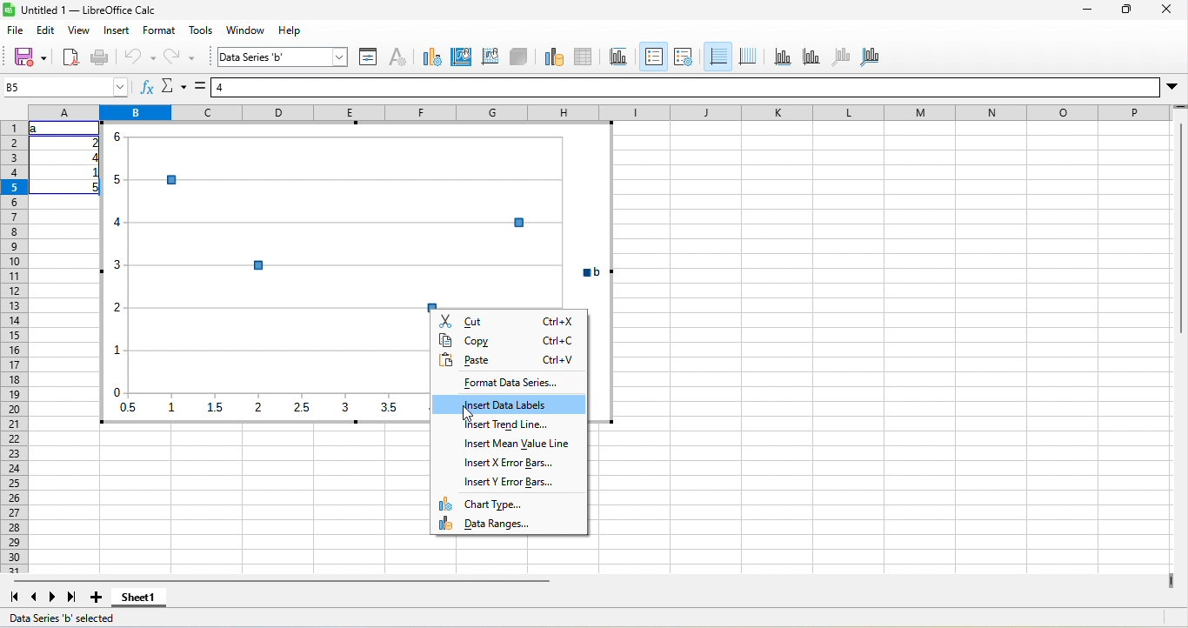  I want to click on insert x error bars, so click(508, 462).